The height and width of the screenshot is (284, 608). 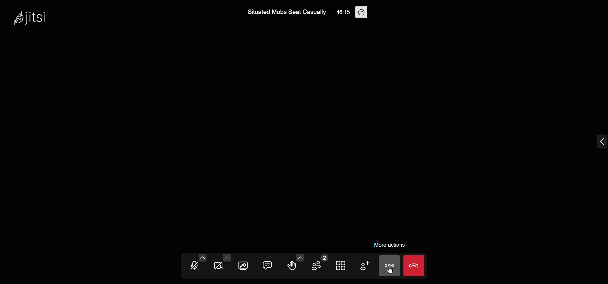 What do you see at coordinates (193, 266) in the screenshot?
I see `microphone` at bounding box center [193, 266].